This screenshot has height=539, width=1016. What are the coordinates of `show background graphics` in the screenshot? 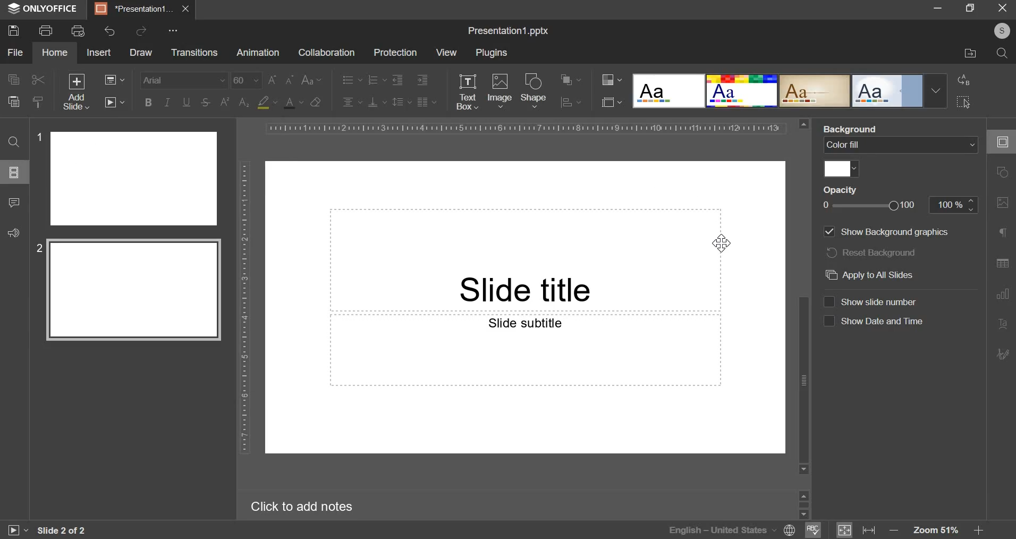 It's located at (886, 231).